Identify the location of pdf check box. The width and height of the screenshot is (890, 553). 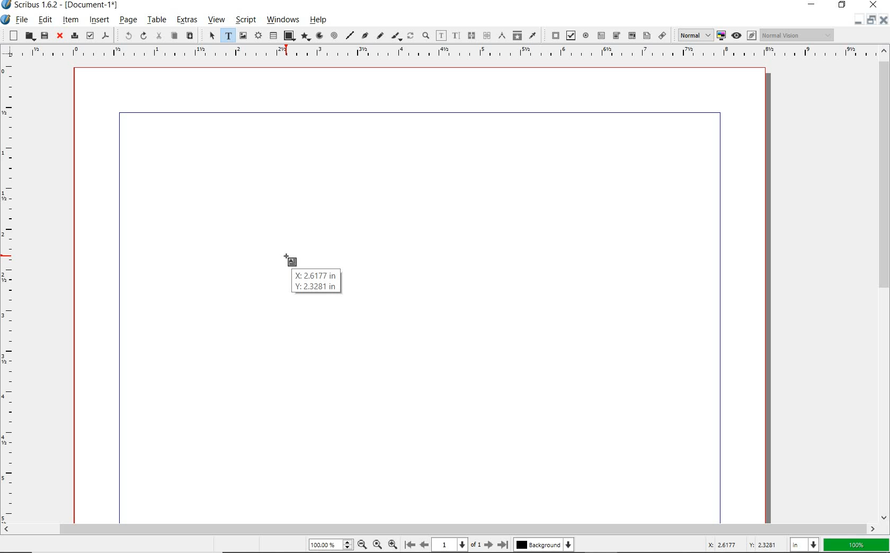
(569, 35).